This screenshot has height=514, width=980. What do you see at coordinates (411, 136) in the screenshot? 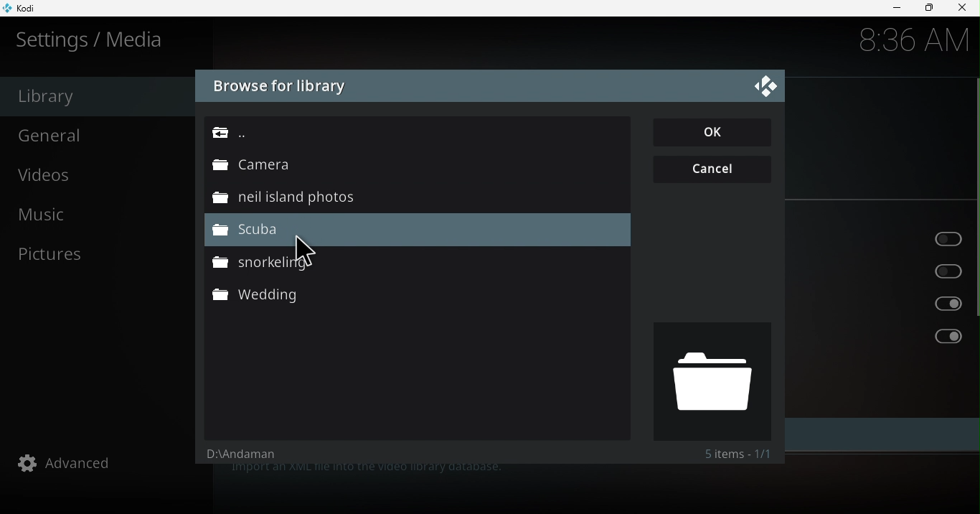
I see `Browse` at bounding box center [411, 136].